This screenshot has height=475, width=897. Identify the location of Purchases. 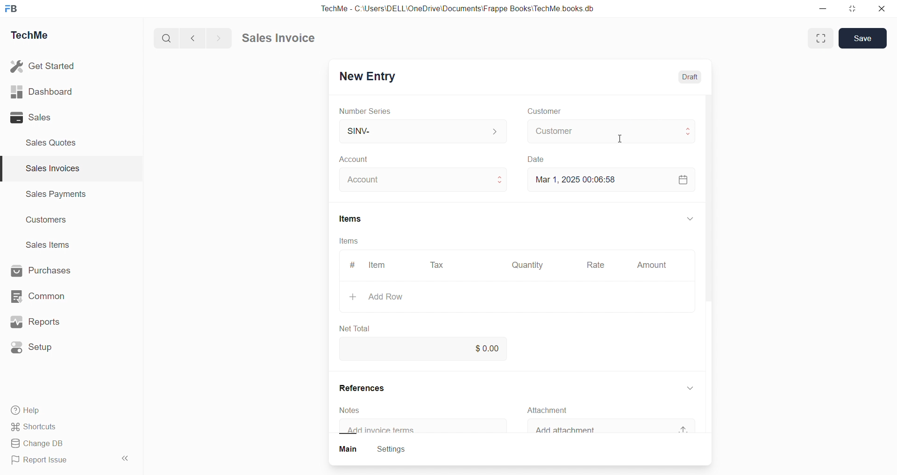
(50, 270).